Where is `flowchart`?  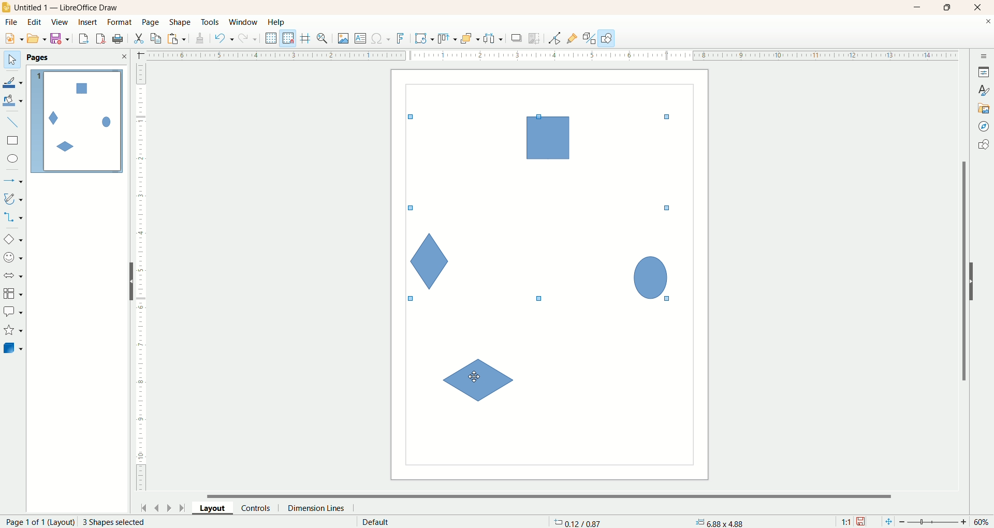
flowchart is located at coordinates (13, 294).